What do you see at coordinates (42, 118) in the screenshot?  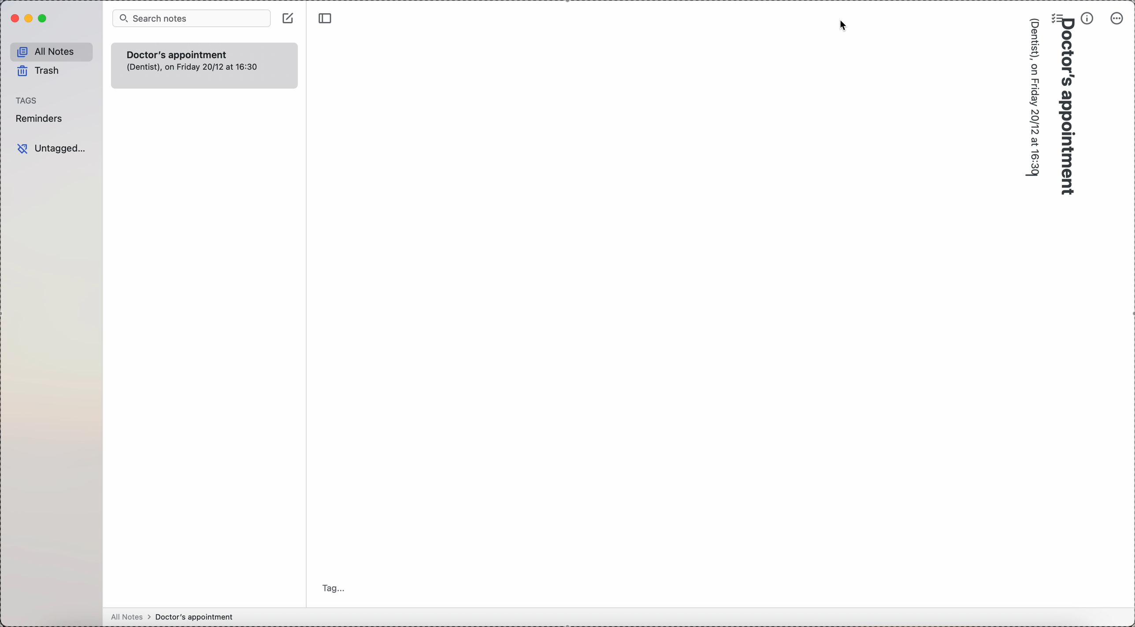 I see `reminders` at bounding box center [42, 118].